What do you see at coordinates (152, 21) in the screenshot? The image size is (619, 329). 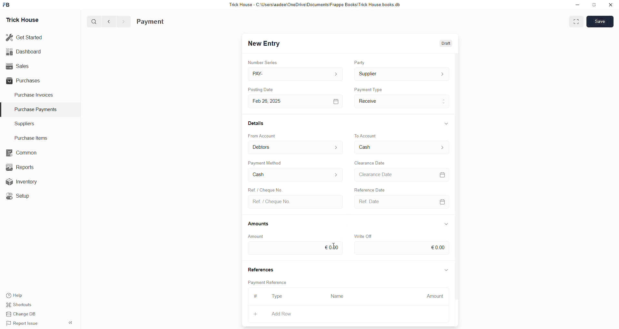 I see `Payment` at bounding box center [152, 21].